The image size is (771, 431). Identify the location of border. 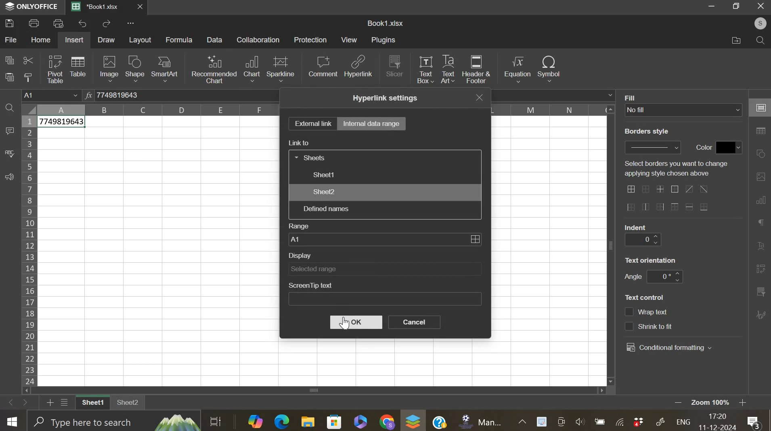
(667, 199).